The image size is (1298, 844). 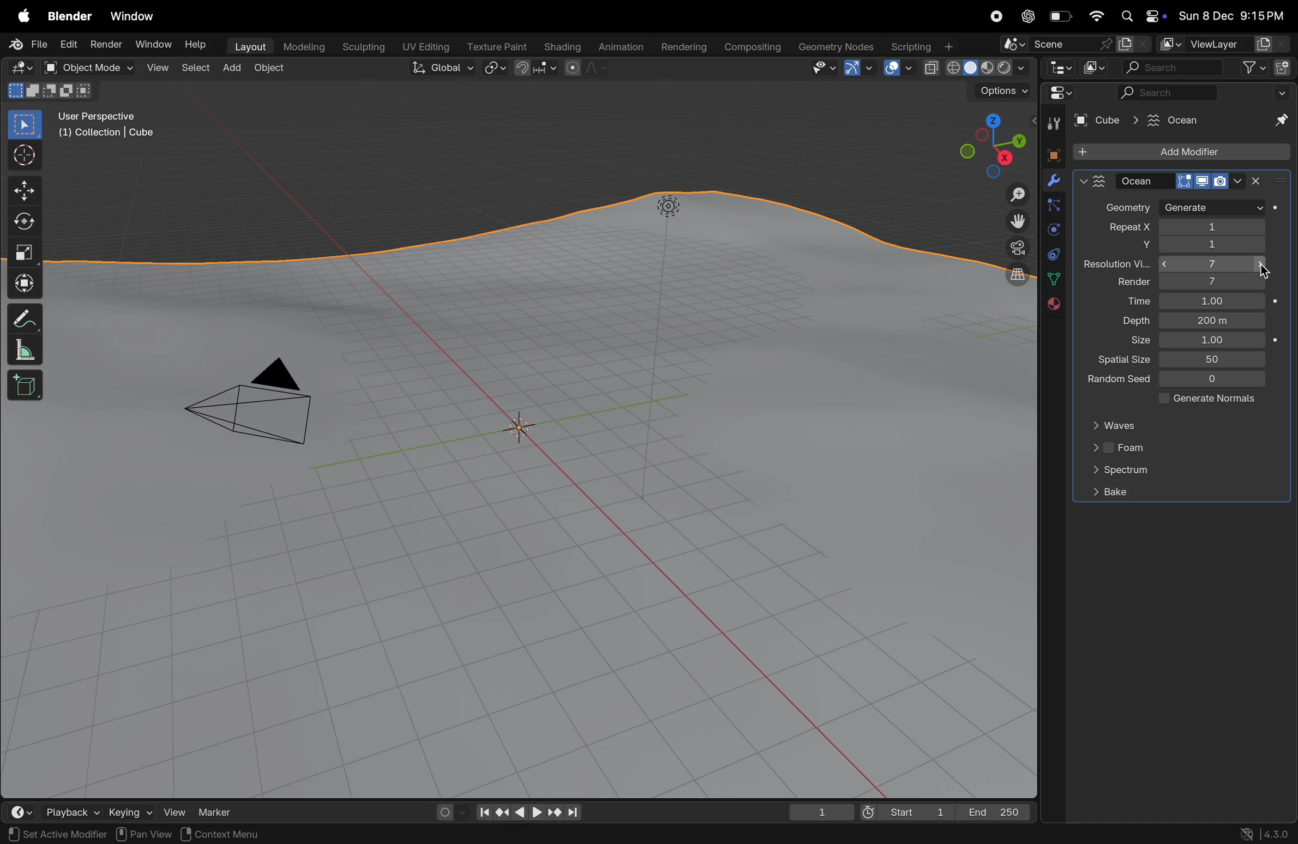 What do you see at coordinates (23, 812) in the screenshot?
I see `editor type` at bounding box center [23, 812].